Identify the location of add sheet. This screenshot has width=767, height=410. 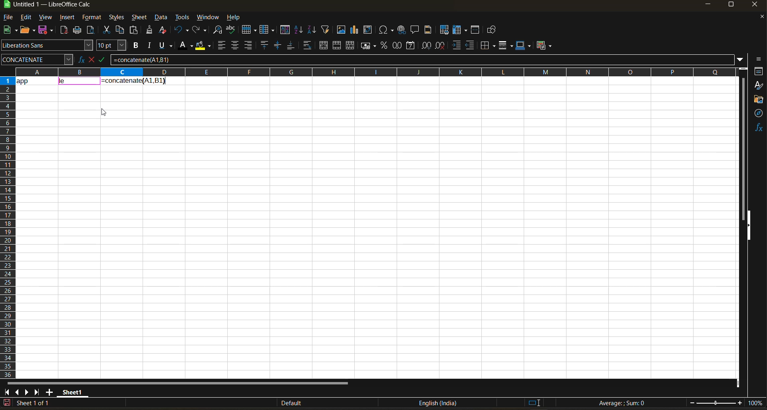
(49, 392).